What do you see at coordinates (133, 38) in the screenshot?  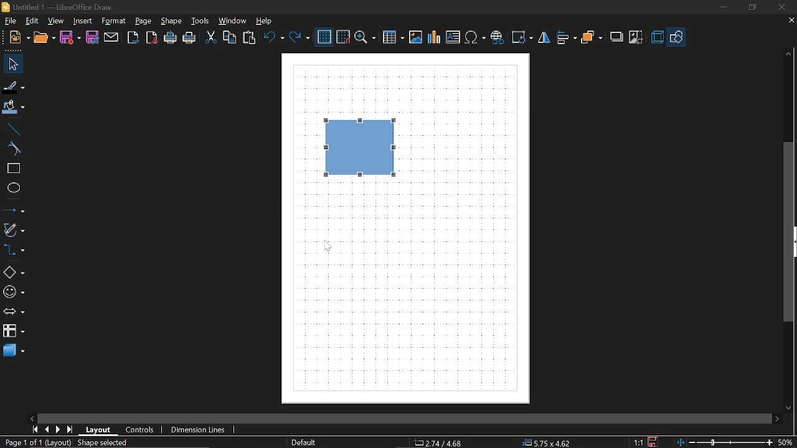 I see `Export` at bounding box center [133, 38].